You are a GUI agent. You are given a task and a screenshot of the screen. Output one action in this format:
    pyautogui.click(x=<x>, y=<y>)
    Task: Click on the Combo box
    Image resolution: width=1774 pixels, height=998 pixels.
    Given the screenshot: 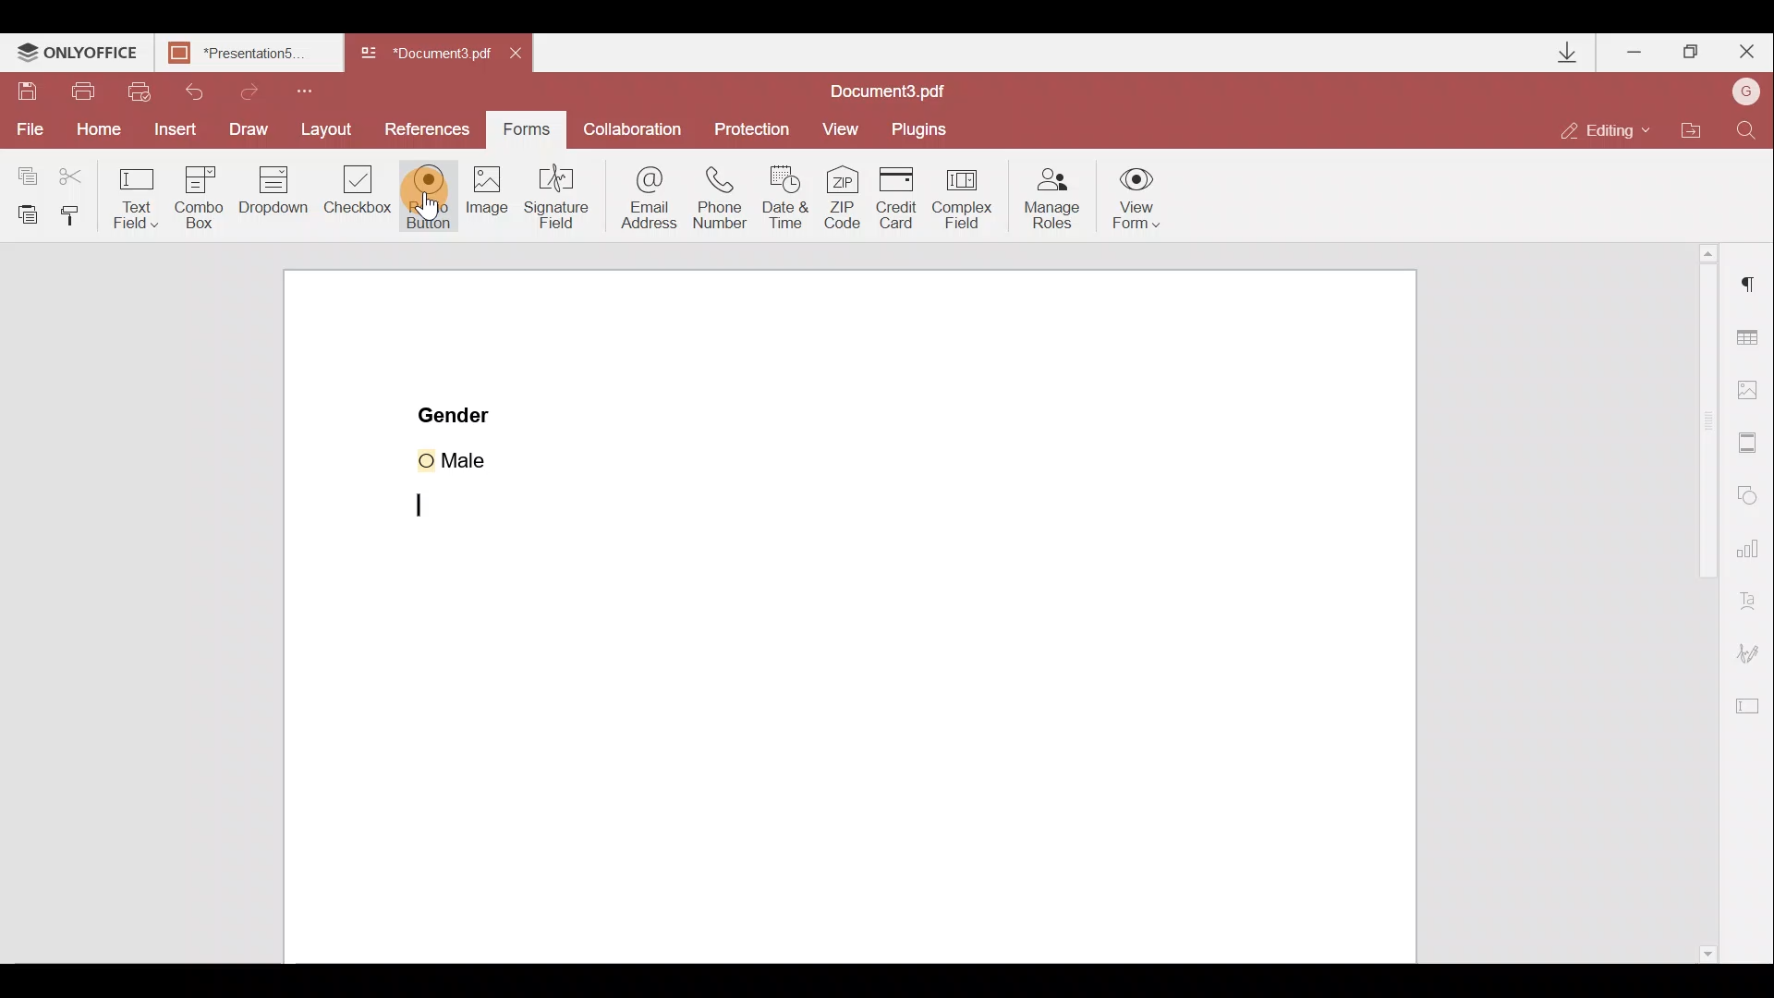 What is the action you would take?
    pyautogui.click(x=195, y=195)
    